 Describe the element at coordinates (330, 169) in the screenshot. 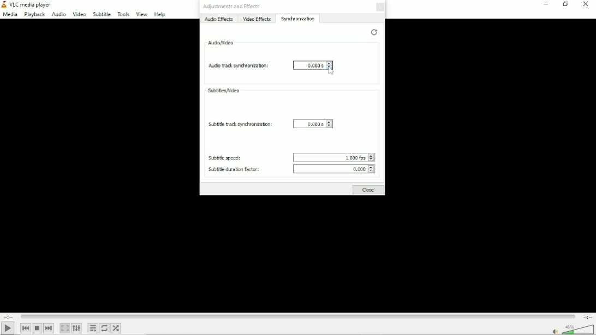

I see `set Subtitle duration factor` at that location.